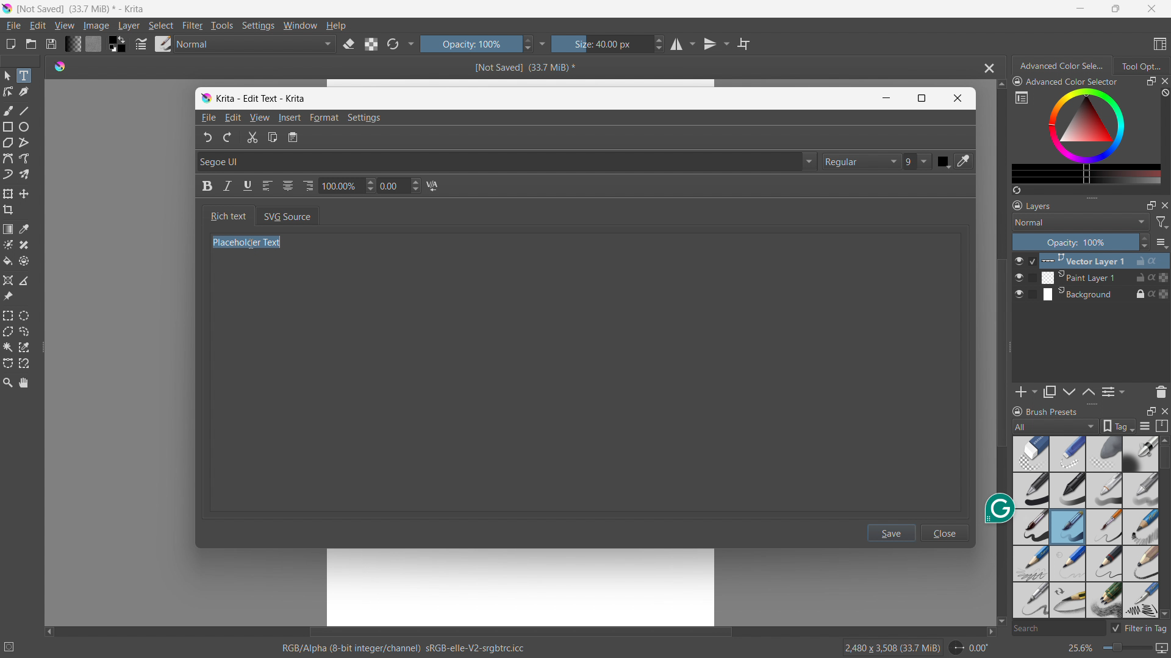  Describe the element at coordinates (8, 244) in the screenshot. I see `colorize mask tool` at that location.